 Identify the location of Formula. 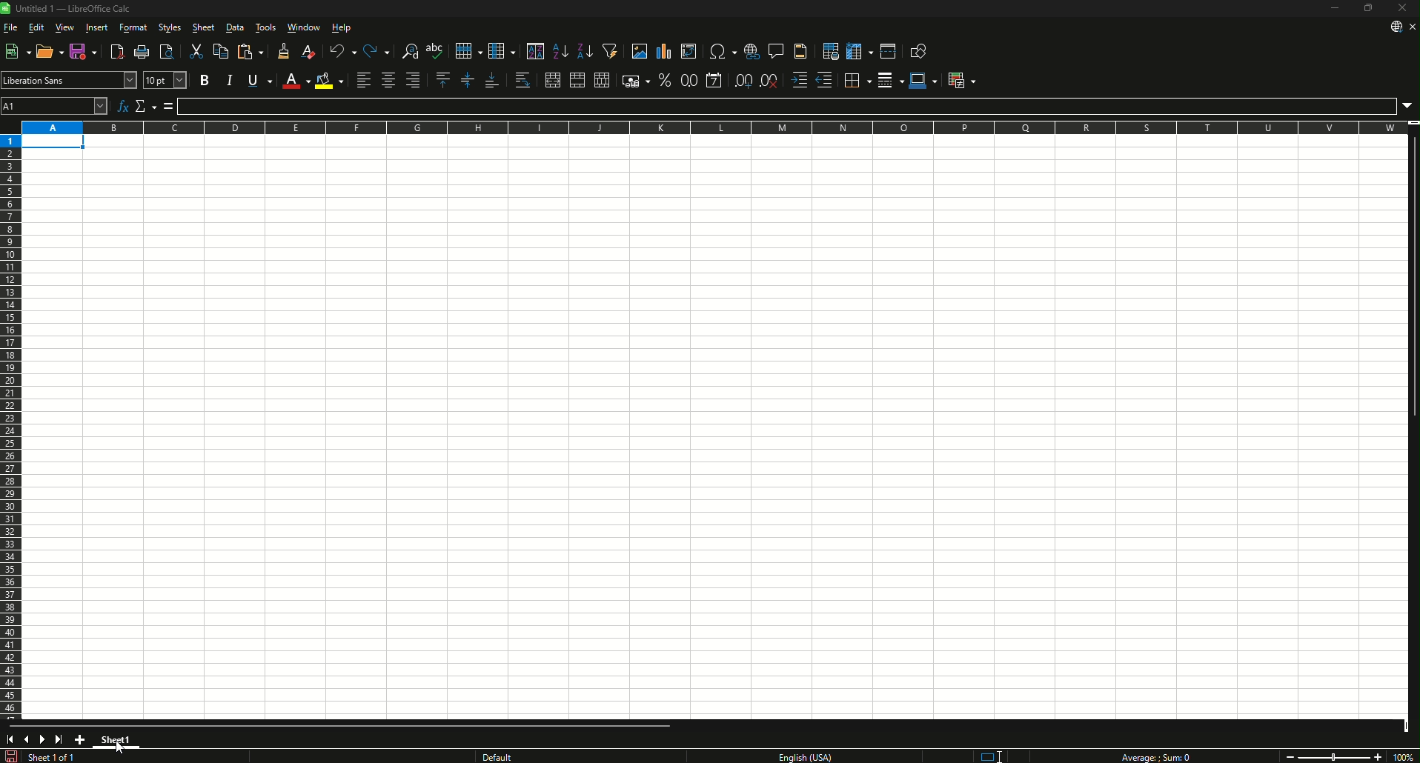
(786, 107).